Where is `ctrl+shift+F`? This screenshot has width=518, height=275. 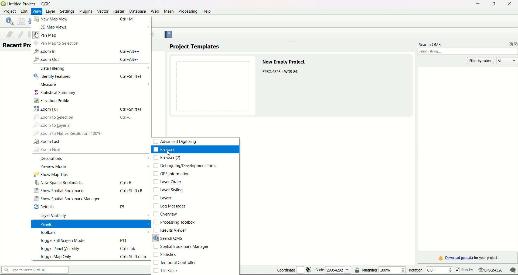 ctrl+shift+F is located at coordinates (132, 109).